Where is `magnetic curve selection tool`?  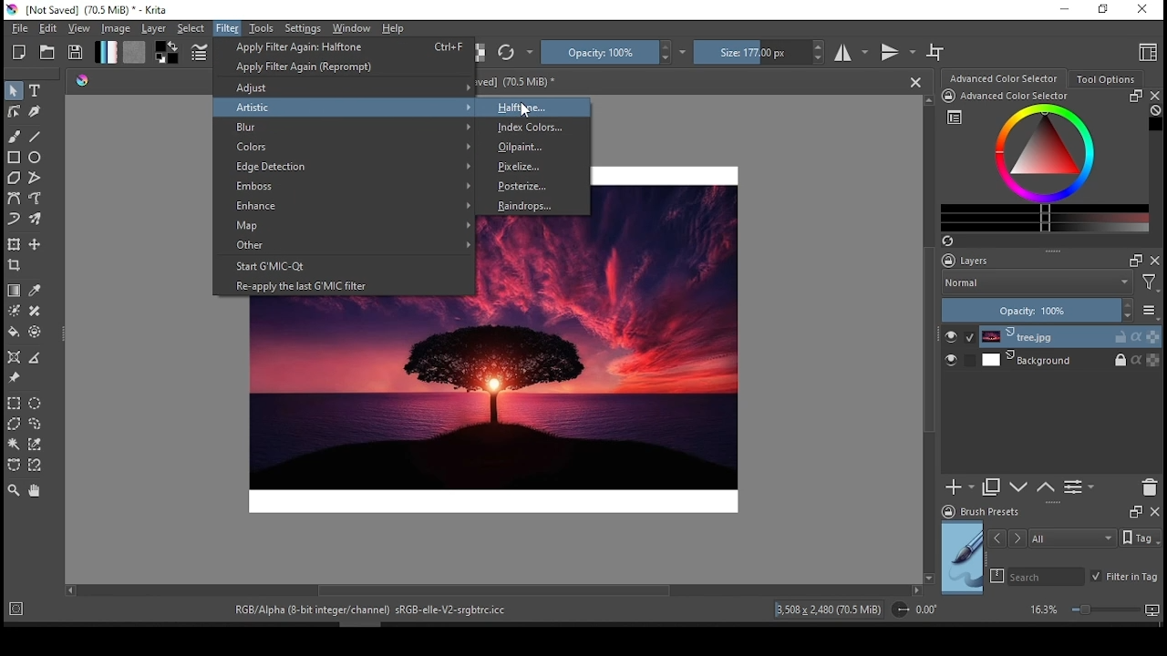 magnetic curve selection tool is located at coordinates (36, 466).